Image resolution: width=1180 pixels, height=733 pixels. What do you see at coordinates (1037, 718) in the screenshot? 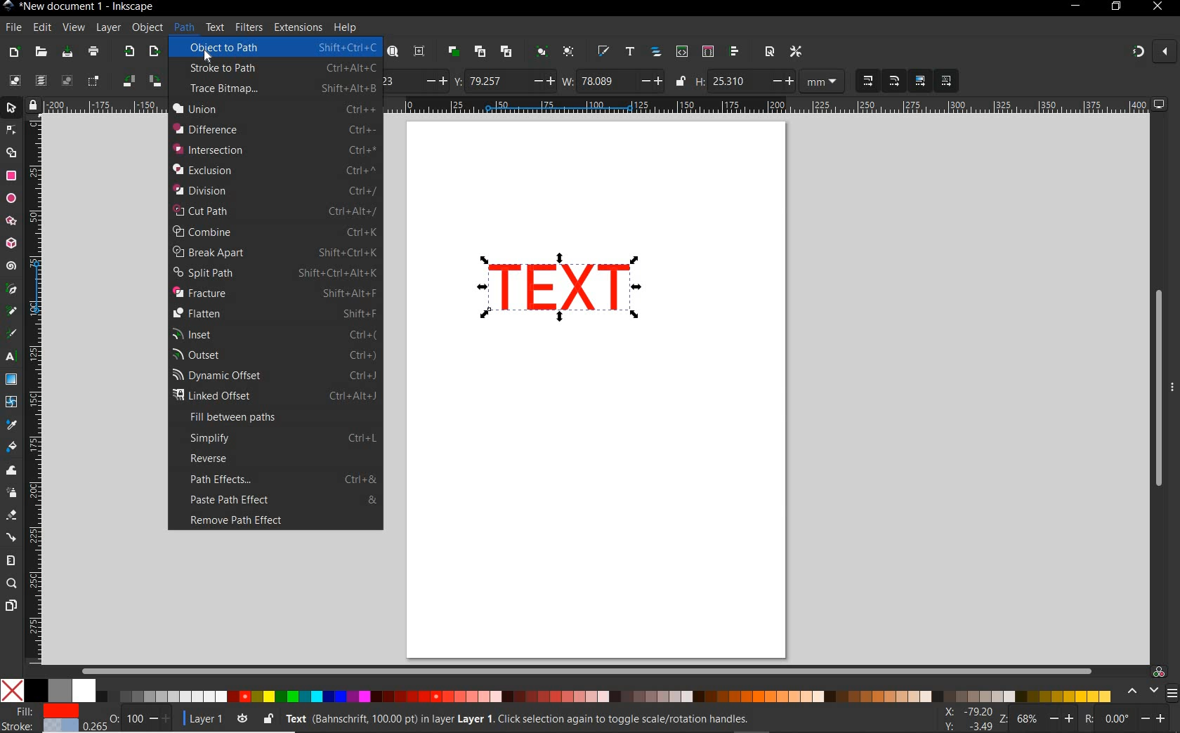
I see `ZOOM` at bounding box center [1037, 718].